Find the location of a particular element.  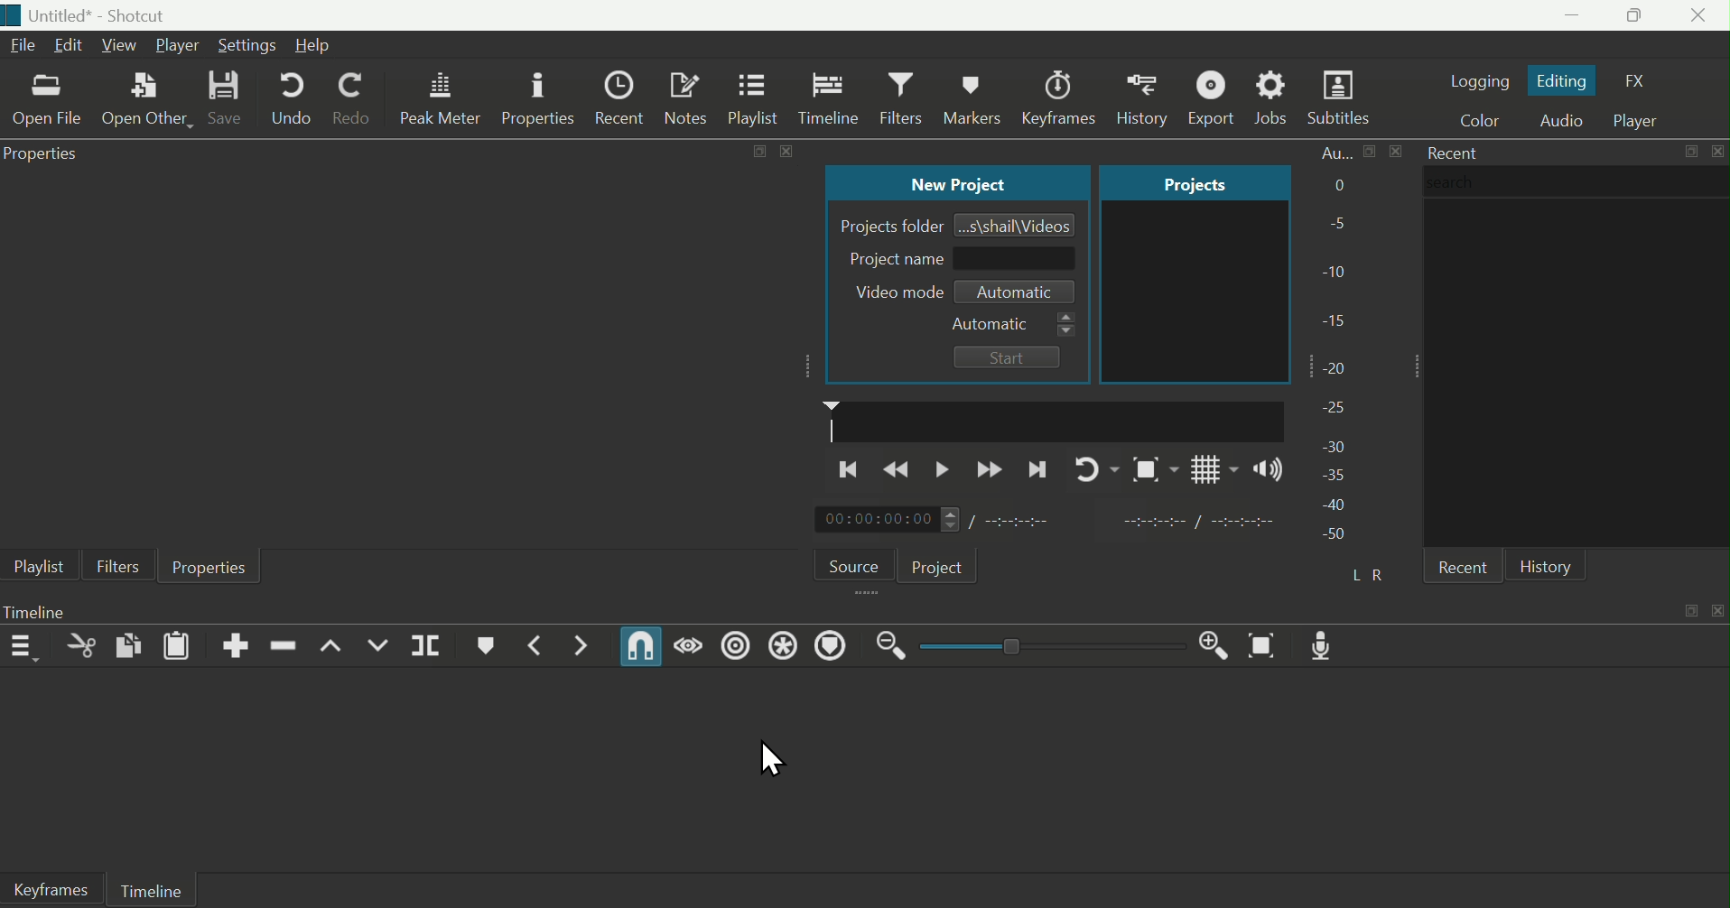

Save is located at coordinates (224, 100).